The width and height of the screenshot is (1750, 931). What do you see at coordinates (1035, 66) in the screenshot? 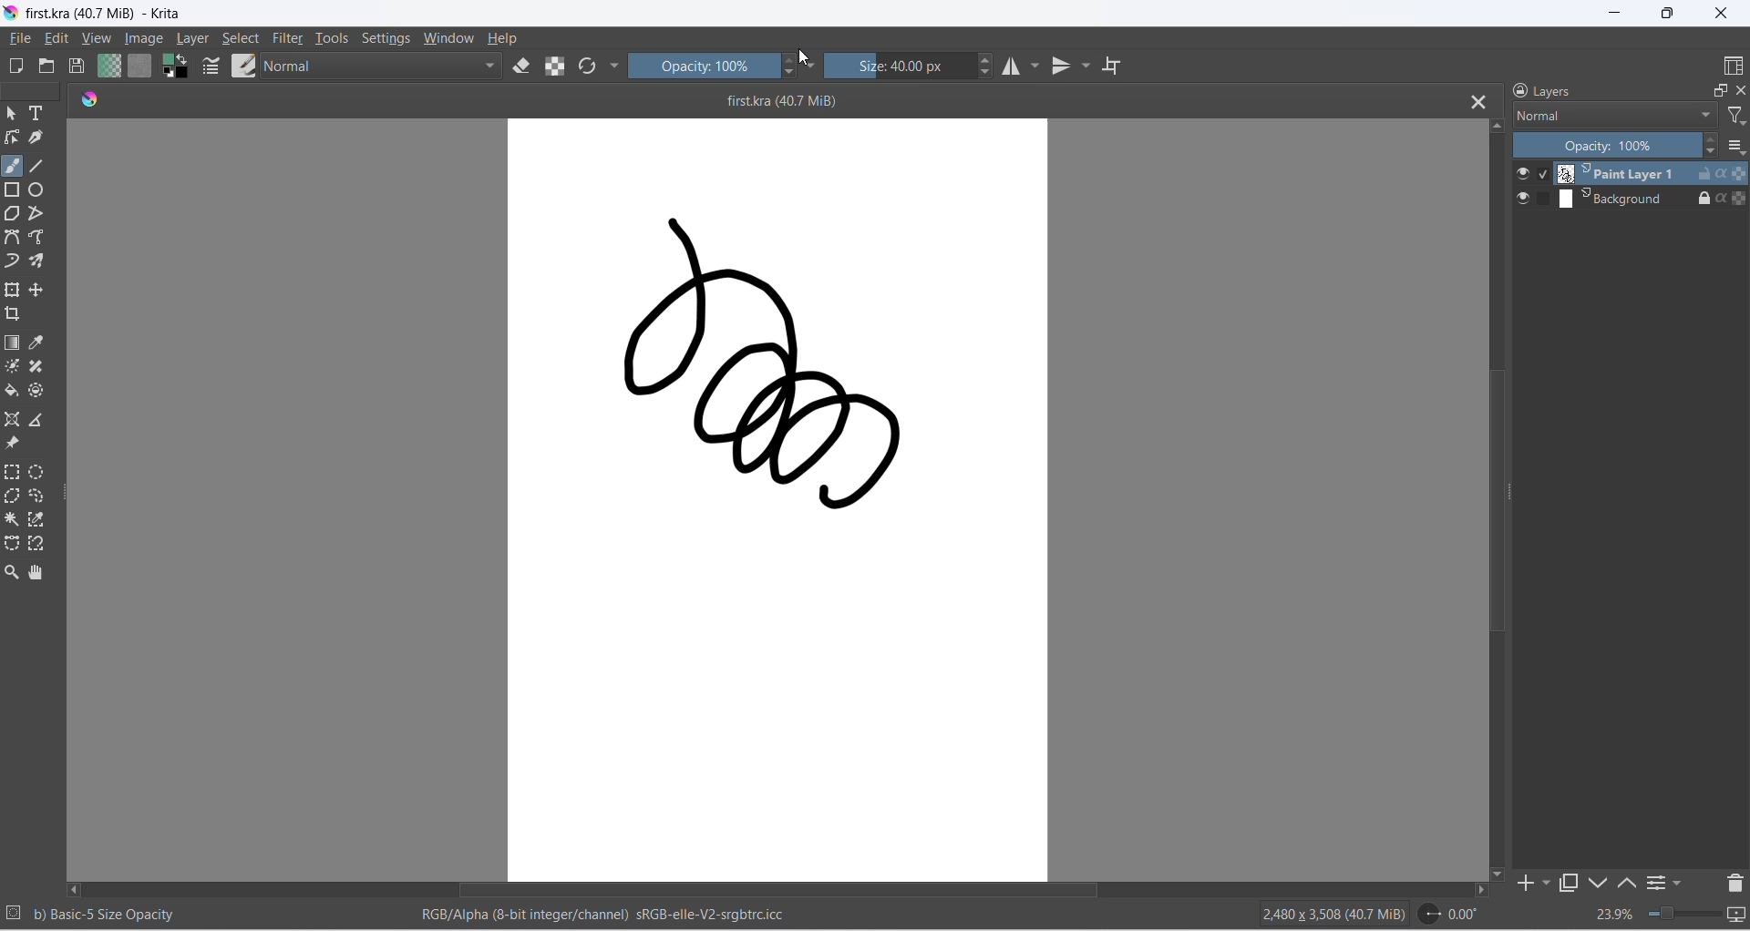
I see `horizontal mirror dropdown button` at bounding box center [1035, 66].